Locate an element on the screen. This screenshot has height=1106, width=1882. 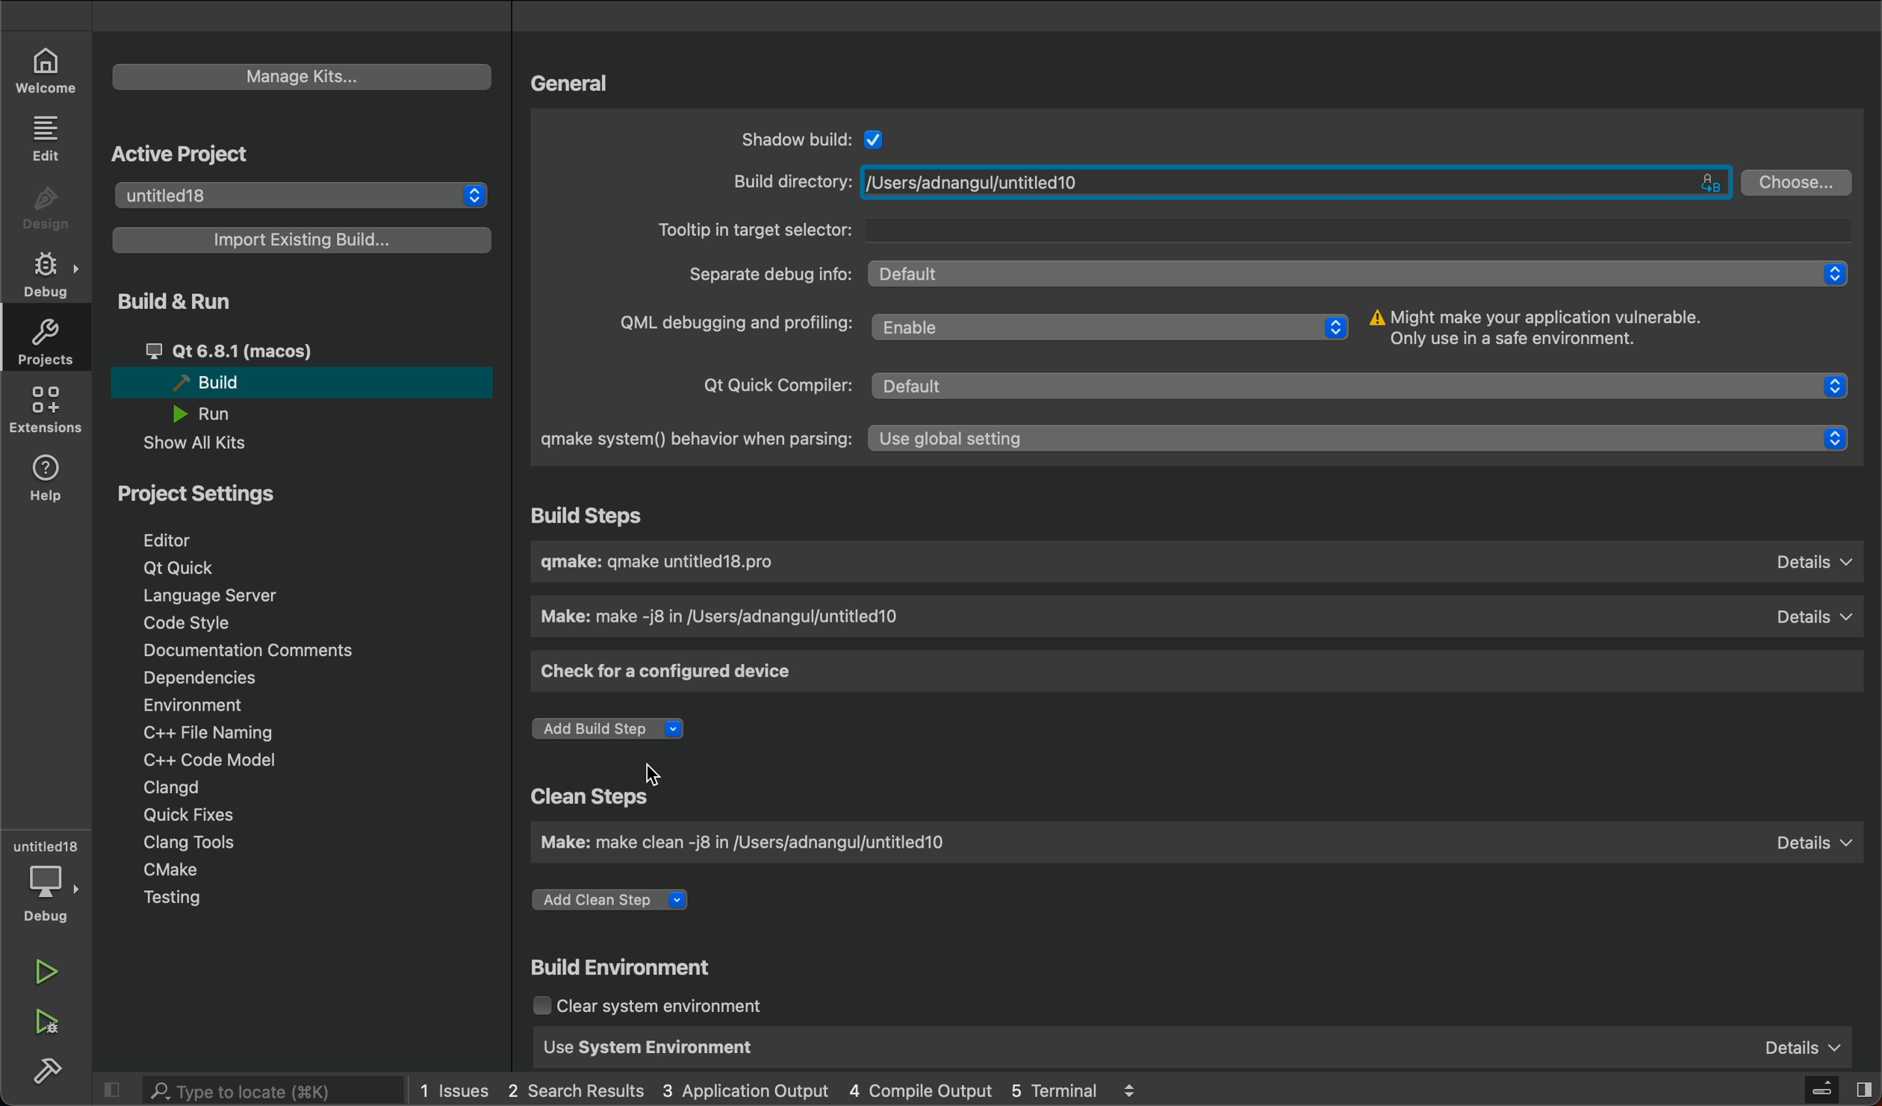
Active Project is located at coordinates (188, 154).